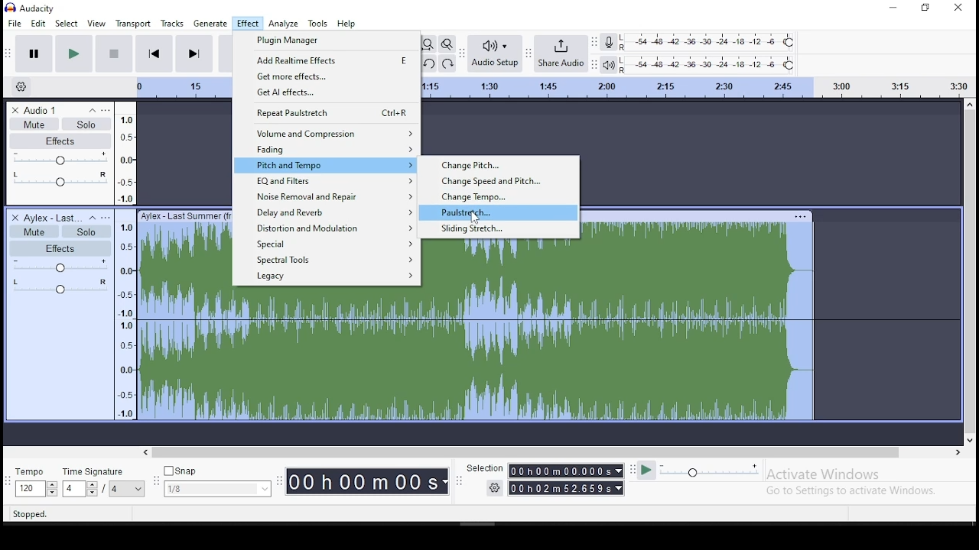 The image size is (979, 550). What do you see at coordinates (498, 181) in the screenshot?
I see `change speed and pitch` at bounding box center [498, 181].